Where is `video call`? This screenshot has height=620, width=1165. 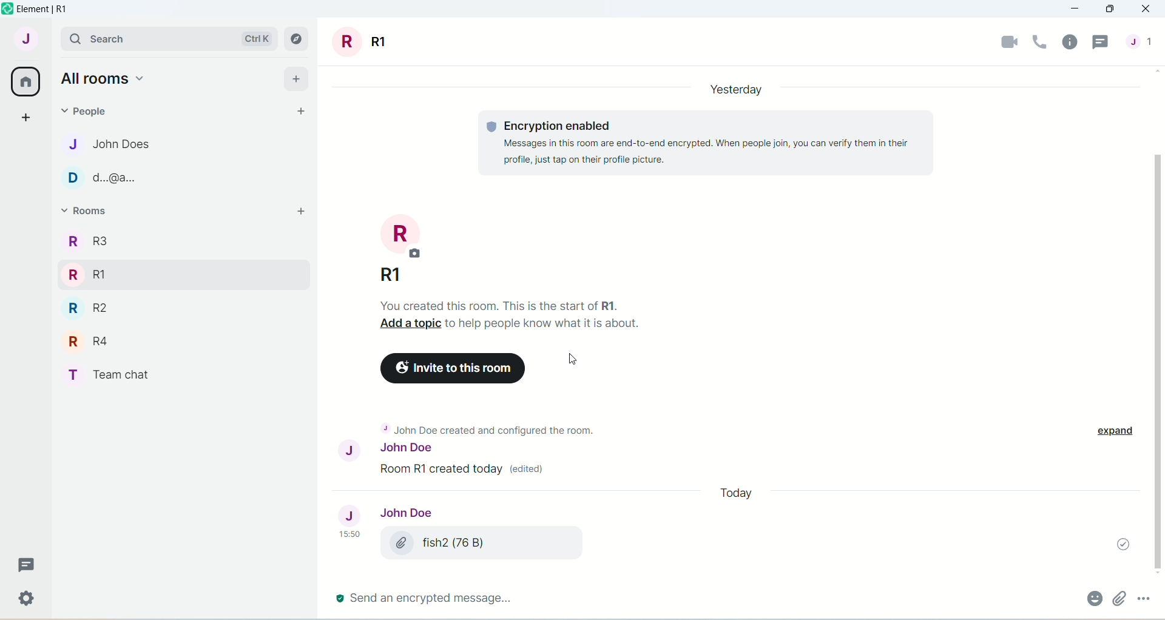 video call is located at coordinates (1004, 44).